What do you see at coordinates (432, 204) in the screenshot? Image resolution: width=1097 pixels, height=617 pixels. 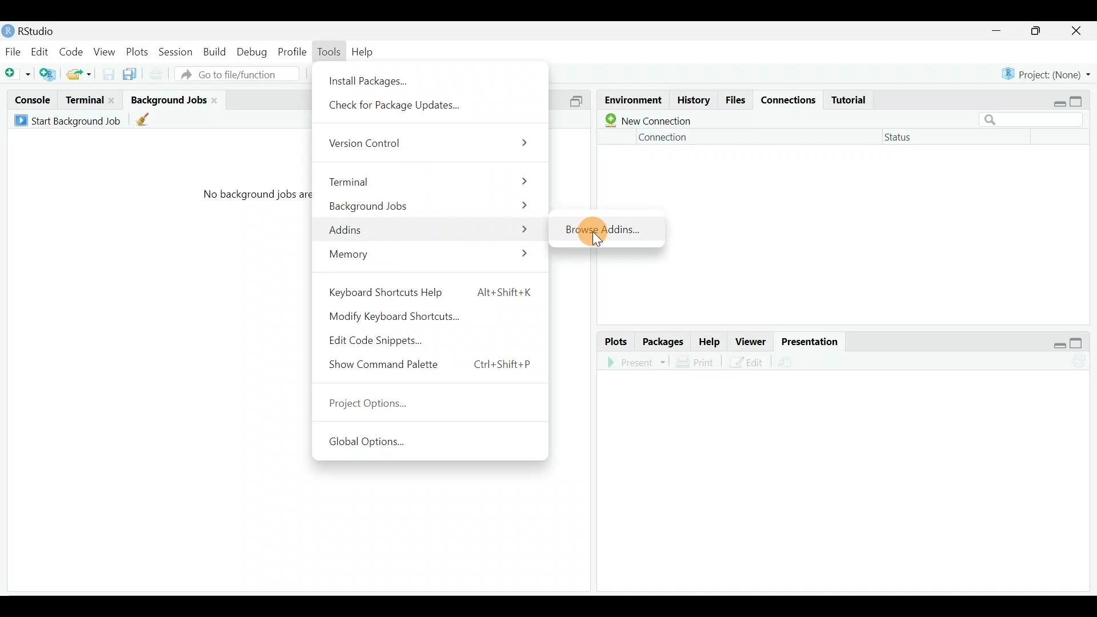 I see `Background Jobs >` at bounding box center [432, 204].